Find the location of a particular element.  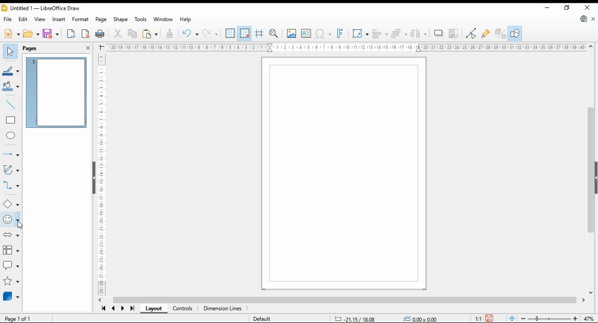

shadow is located at coordinates (438, 33).